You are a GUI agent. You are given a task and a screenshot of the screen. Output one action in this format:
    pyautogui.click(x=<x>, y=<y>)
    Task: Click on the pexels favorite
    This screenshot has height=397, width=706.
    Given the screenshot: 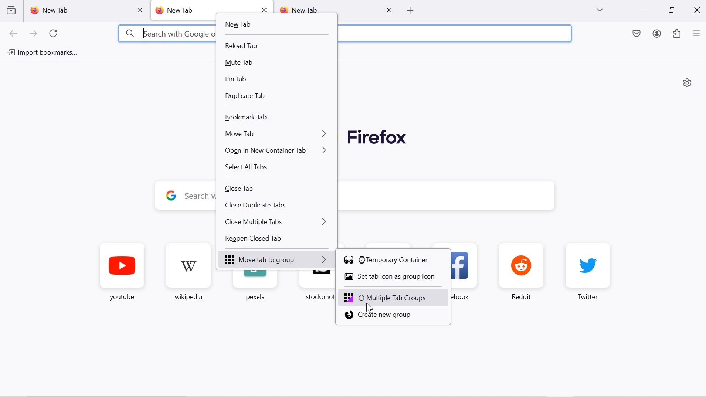 What is the action you would take?
    pyautogui.click(x=252, y=287)
    